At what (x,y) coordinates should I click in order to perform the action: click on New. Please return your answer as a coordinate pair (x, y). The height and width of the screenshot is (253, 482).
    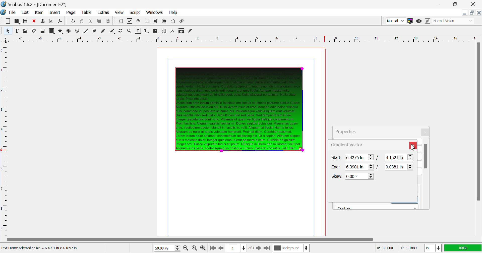
    Looking at the image, I should click on (8, 21).